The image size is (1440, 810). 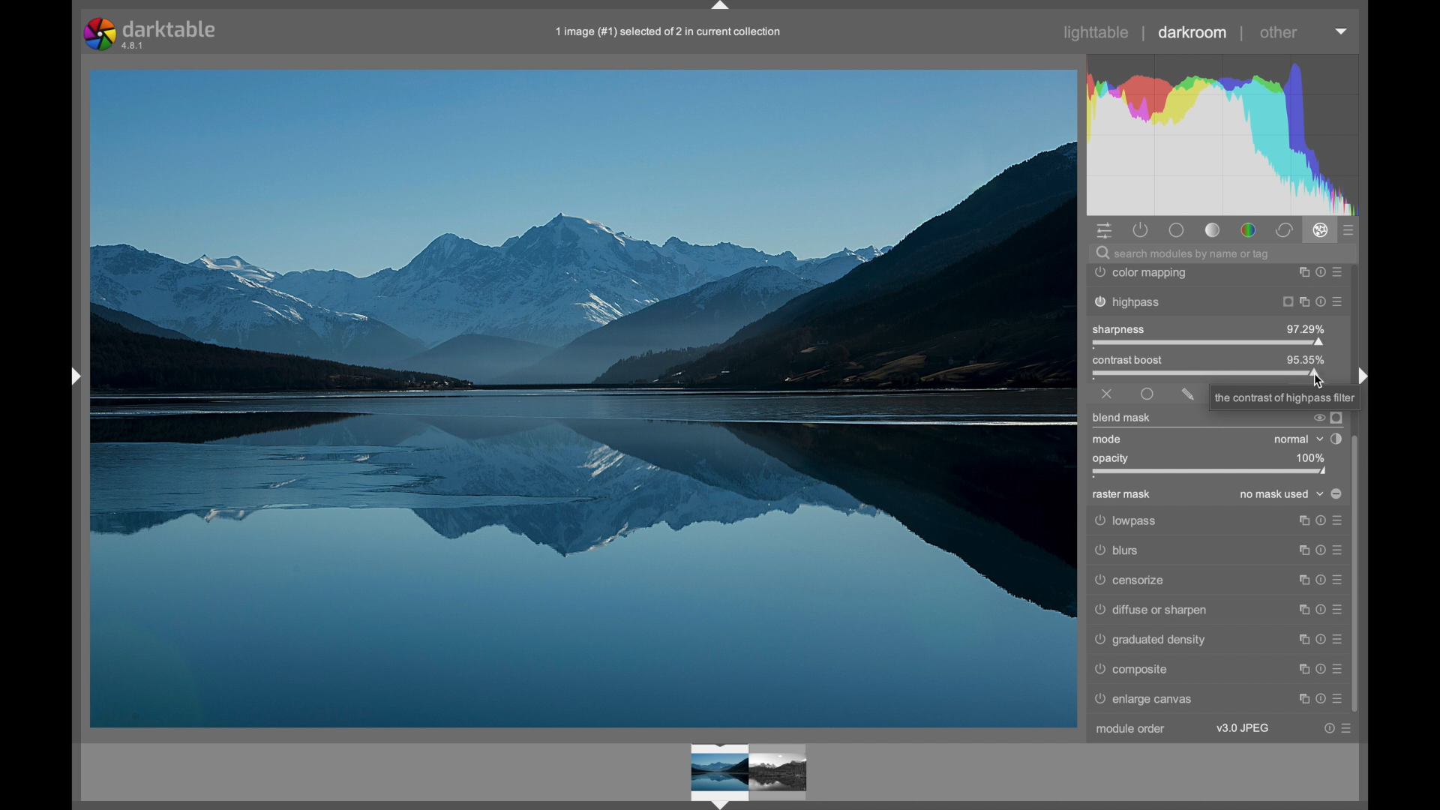 What do you see at coordinates (1178, 232) in the screenshot?
I see `base` at bounding box center [1178, 232].